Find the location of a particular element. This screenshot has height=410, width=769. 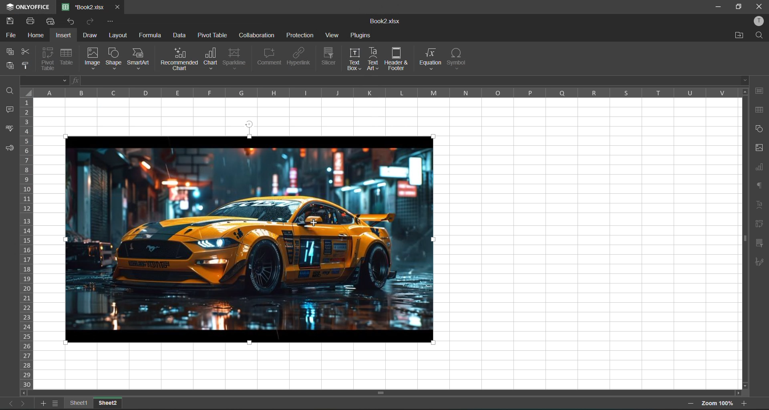

table is located at coordinates (760, 110).